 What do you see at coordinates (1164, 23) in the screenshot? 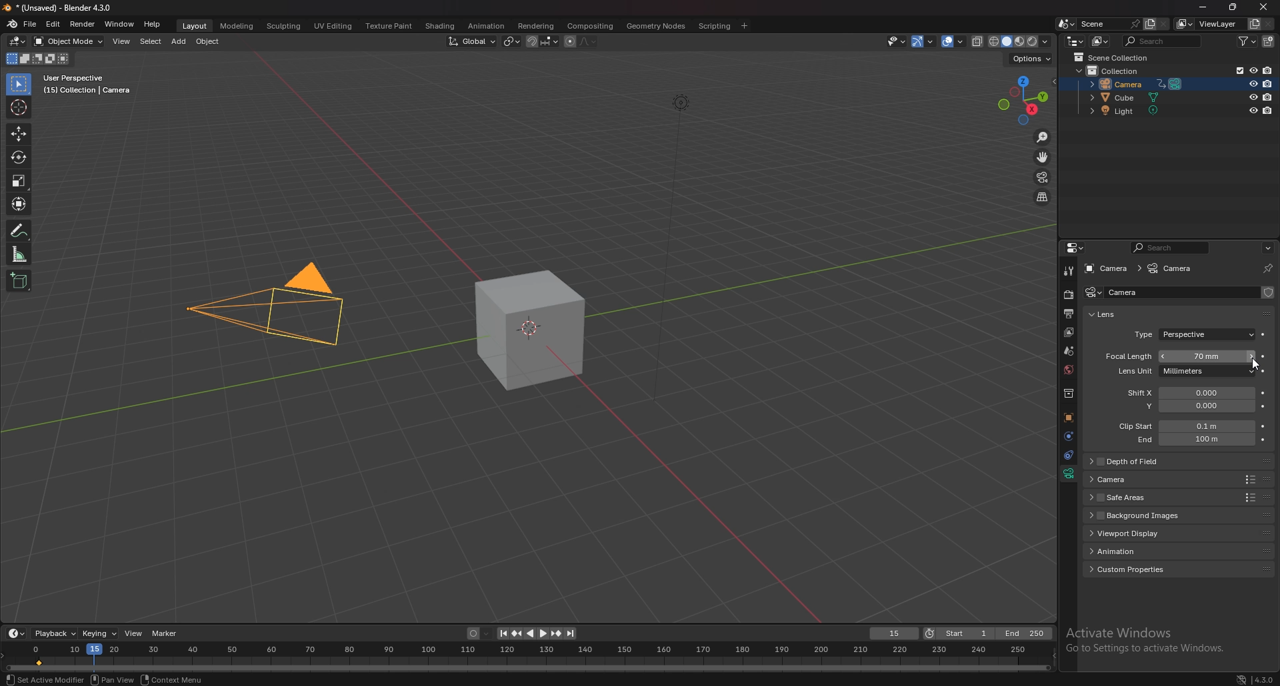
I see `delete scene` at bounding box center [1164, 23].